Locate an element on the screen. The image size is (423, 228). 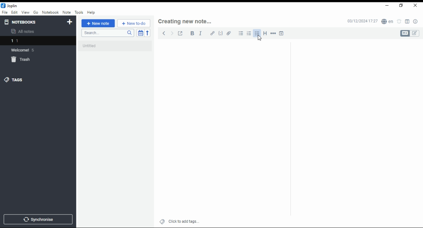
spell checker is located at coordinates (388, 22).